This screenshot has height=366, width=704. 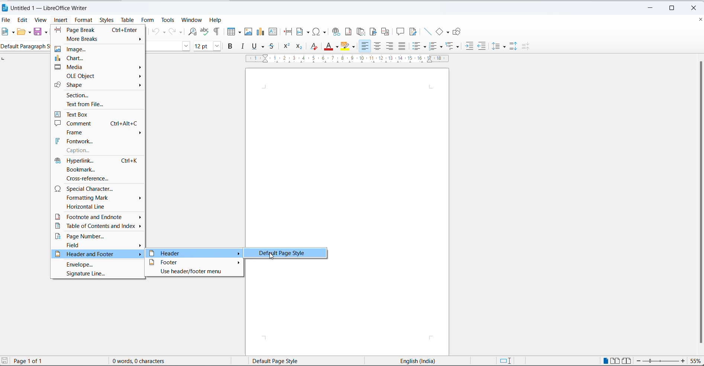 I want to click on window, so click(x=193, y=20).